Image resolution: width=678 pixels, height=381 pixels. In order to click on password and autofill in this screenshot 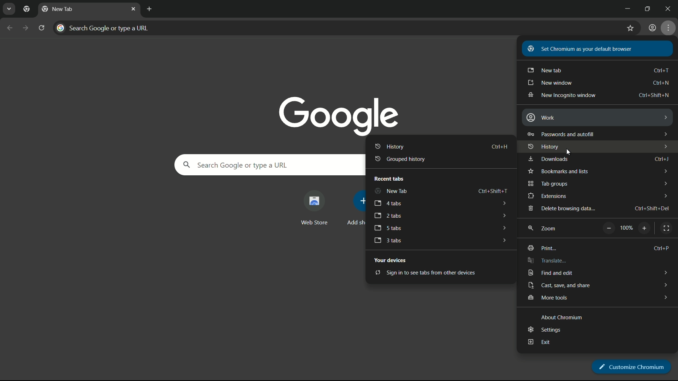, I will do `click(561, 134)`.